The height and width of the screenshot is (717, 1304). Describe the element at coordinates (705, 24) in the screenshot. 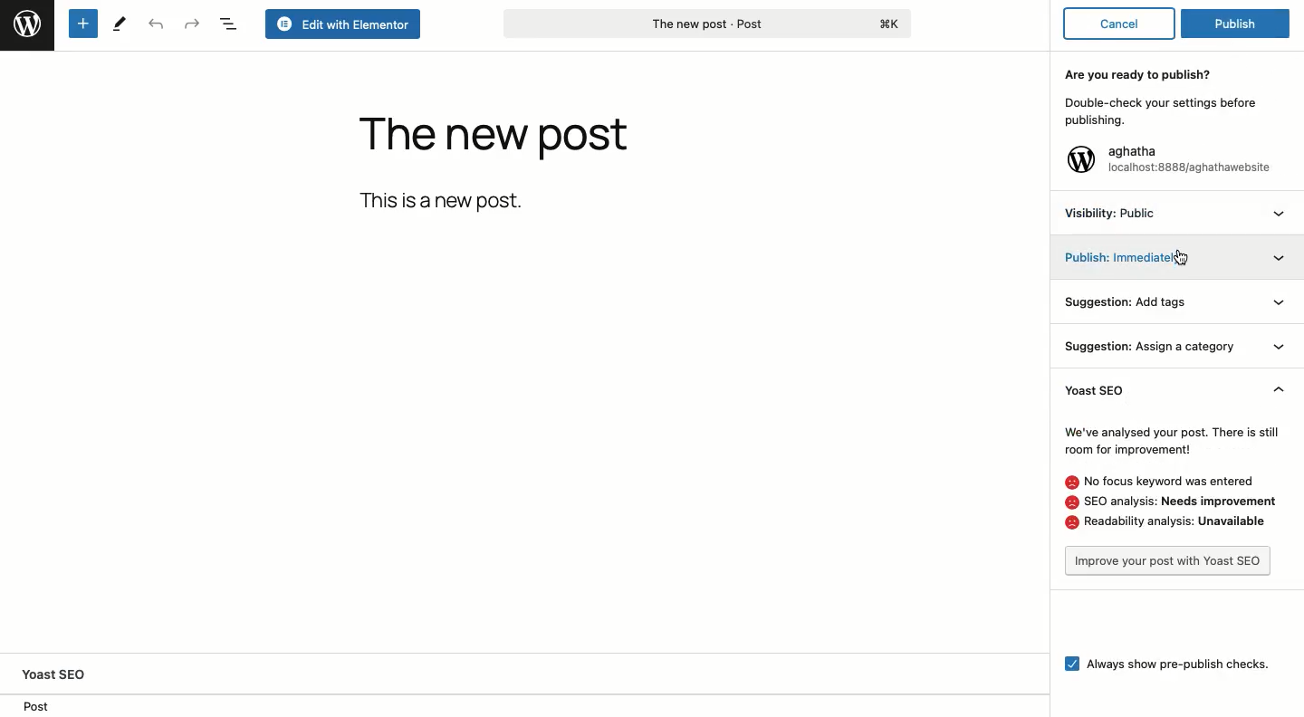

I see `The new post - Post` at that location.